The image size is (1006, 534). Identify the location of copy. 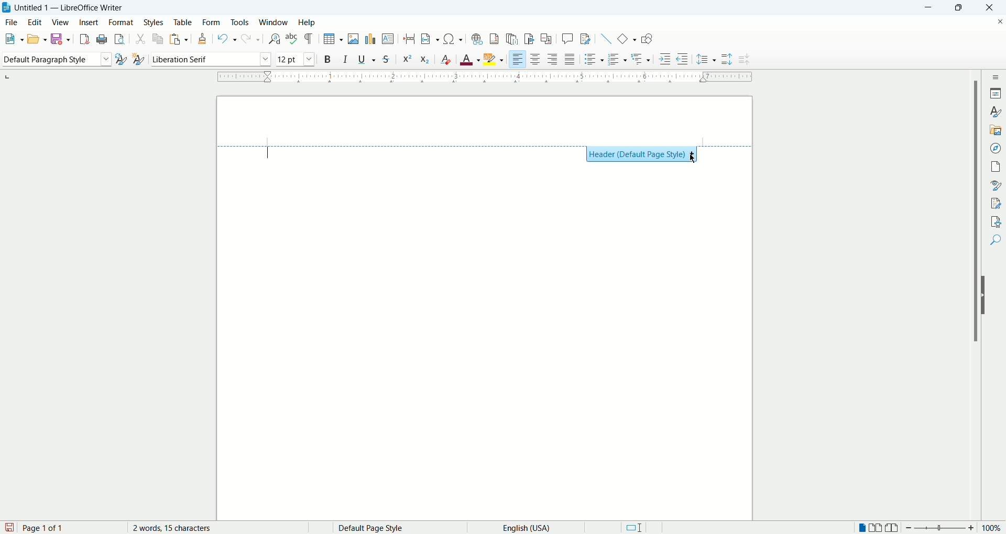
(158, 39).